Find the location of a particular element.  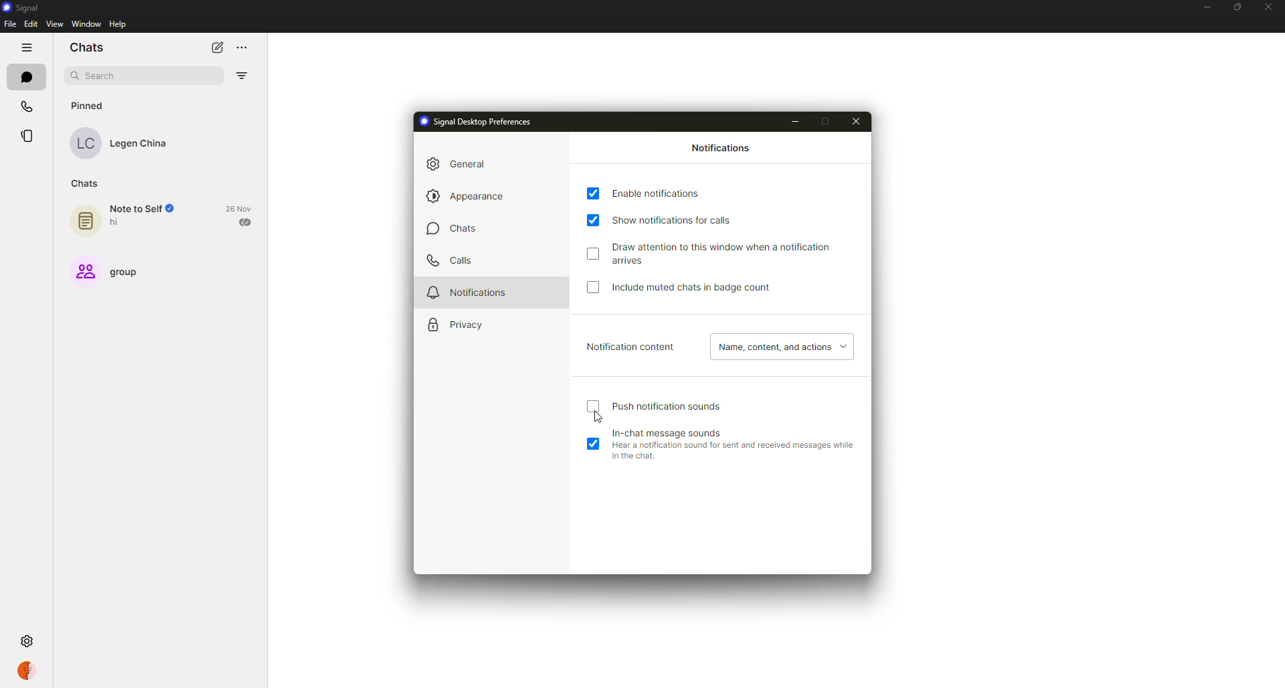

include muted chats in badge count is located at coordinates (691, 289).